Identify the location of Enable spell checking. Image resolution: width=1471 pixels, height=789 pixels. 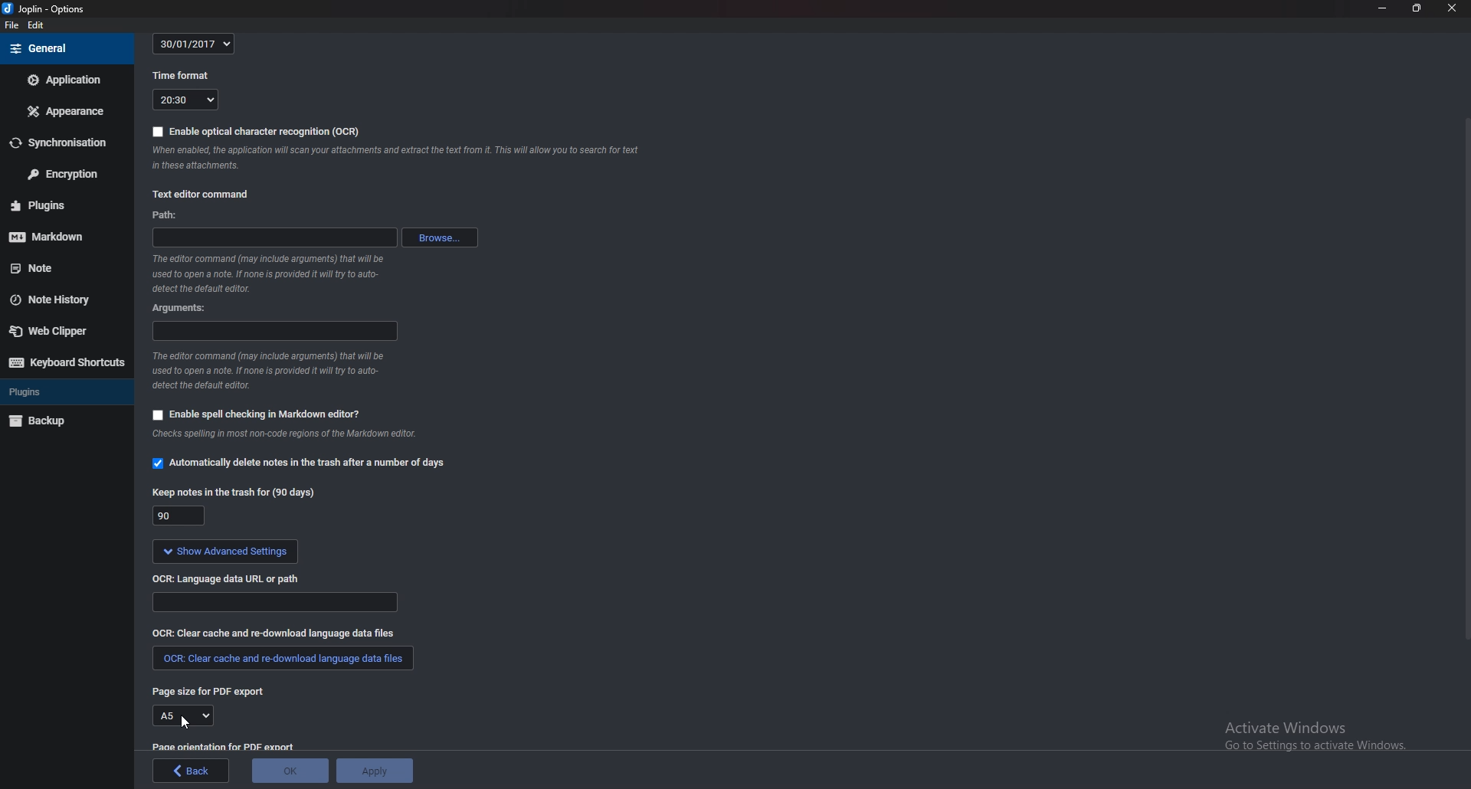
(257, 414).